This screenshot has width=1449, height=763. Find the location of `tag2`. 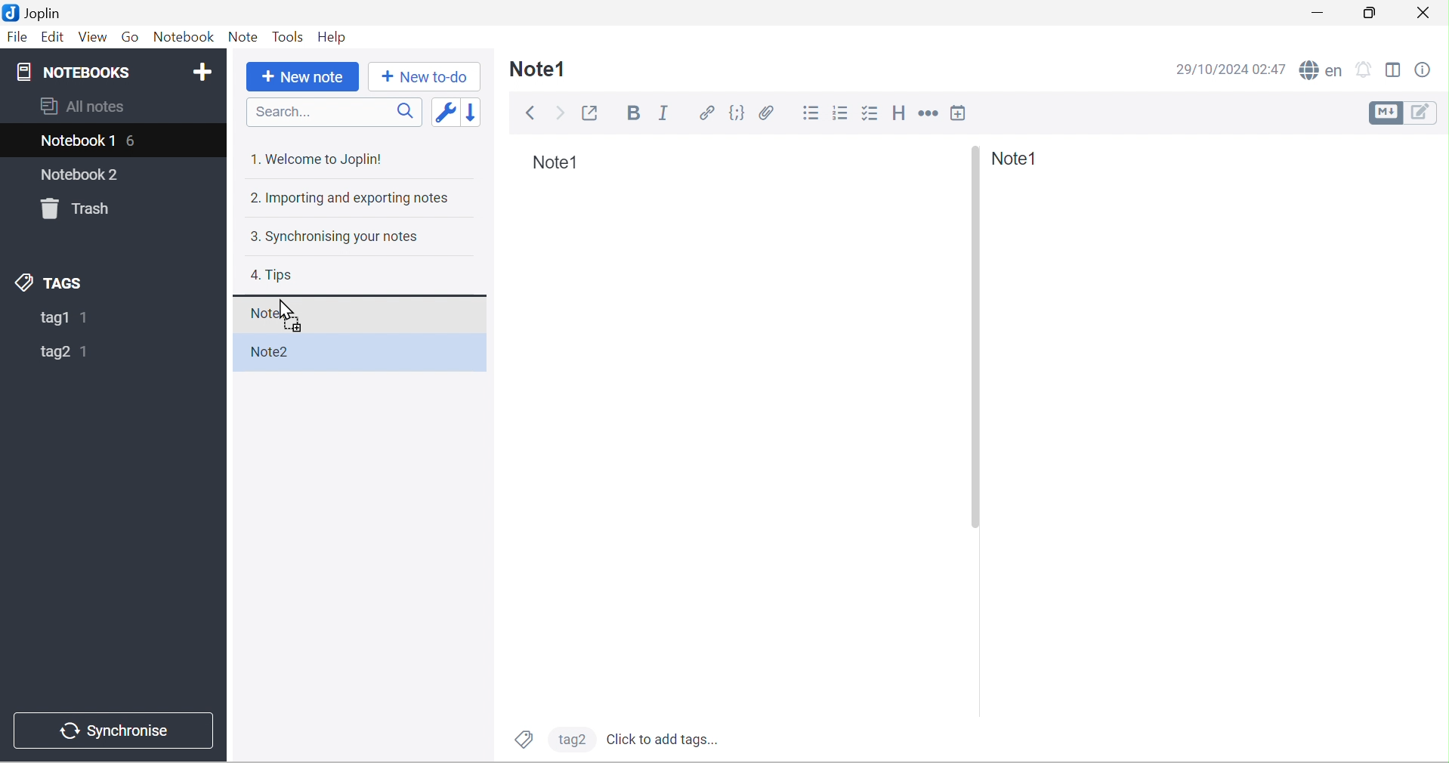

tag2 is located at coordinates (54, 354).